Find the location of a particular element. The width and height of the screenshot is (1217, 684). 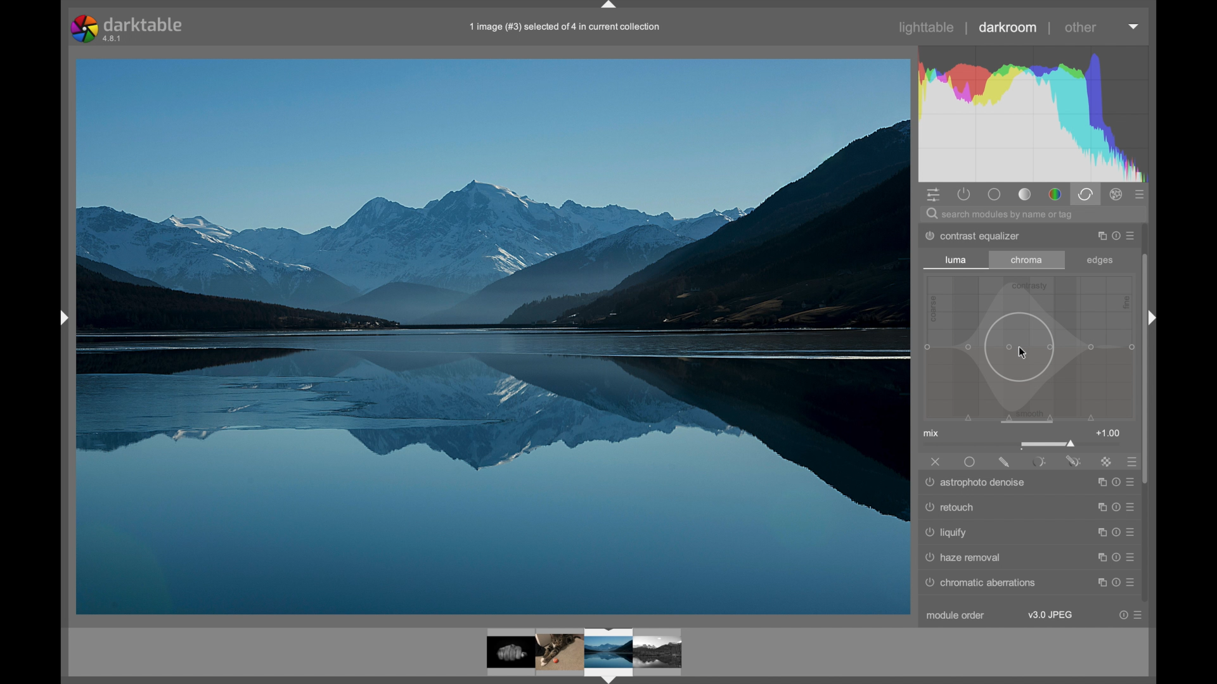

edges is located at coordinates (1100, 261).